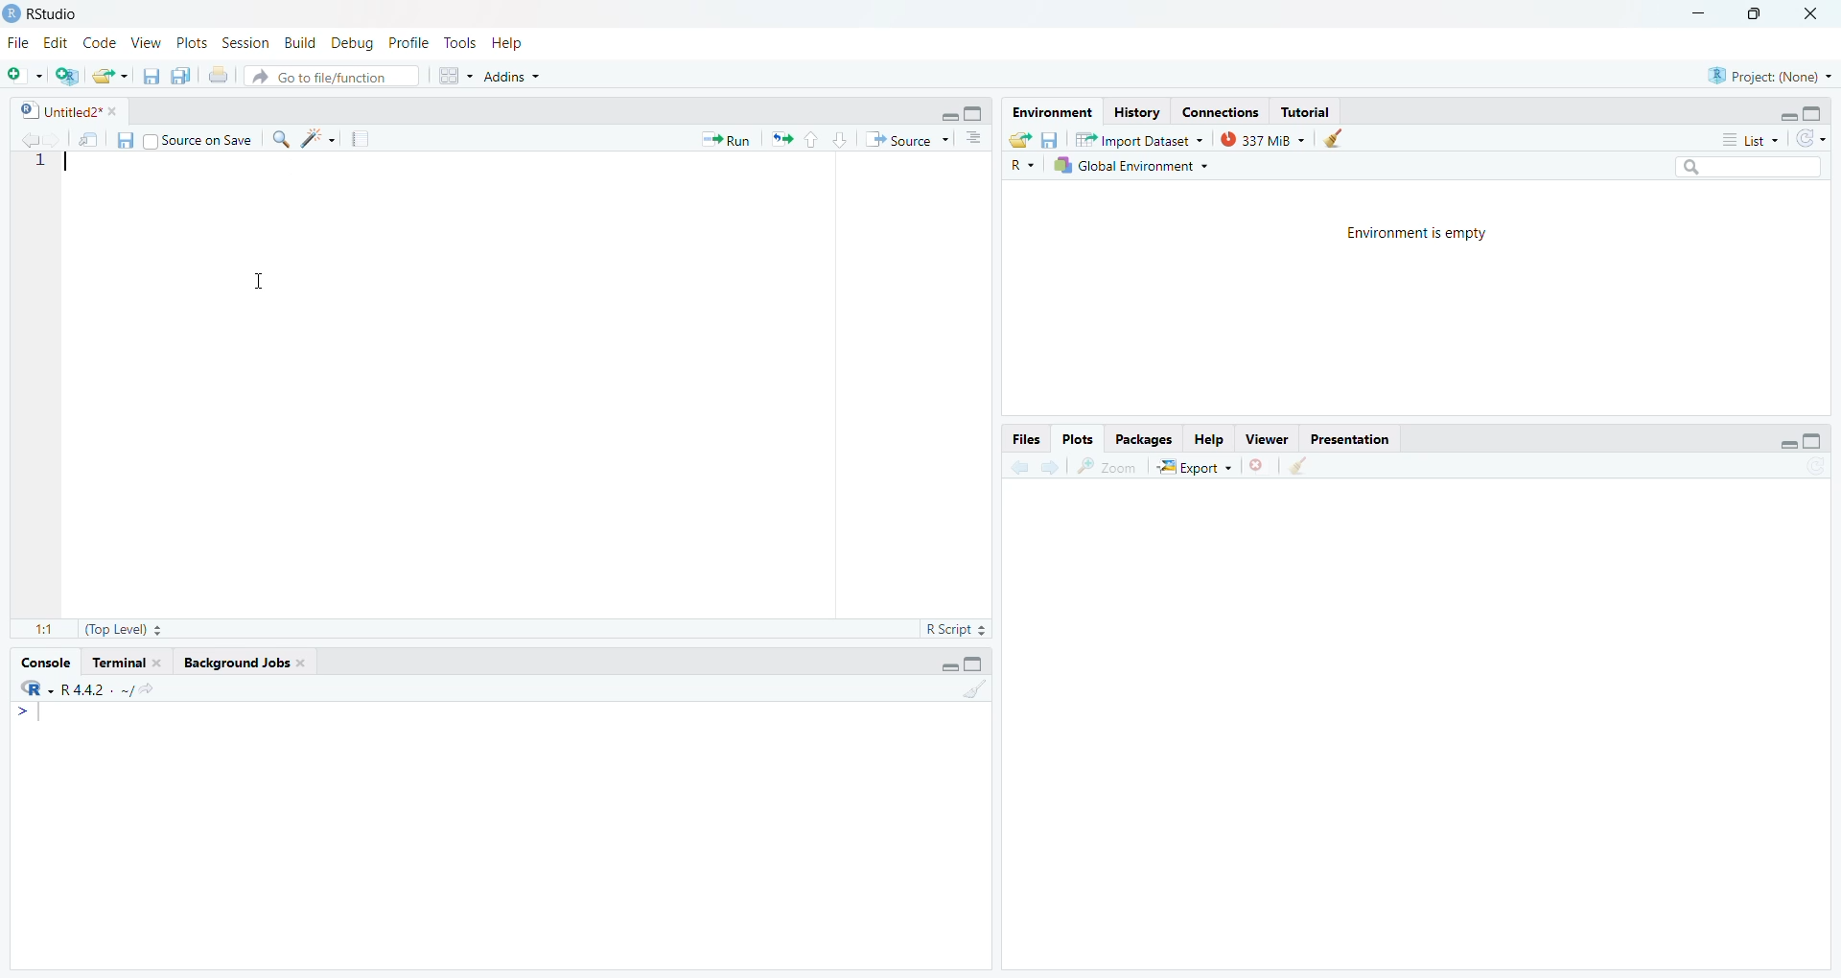 The image size is (1841, 978). Describe the element at coordinates (1050, 139) in the screenshot. I see `save` at that location.